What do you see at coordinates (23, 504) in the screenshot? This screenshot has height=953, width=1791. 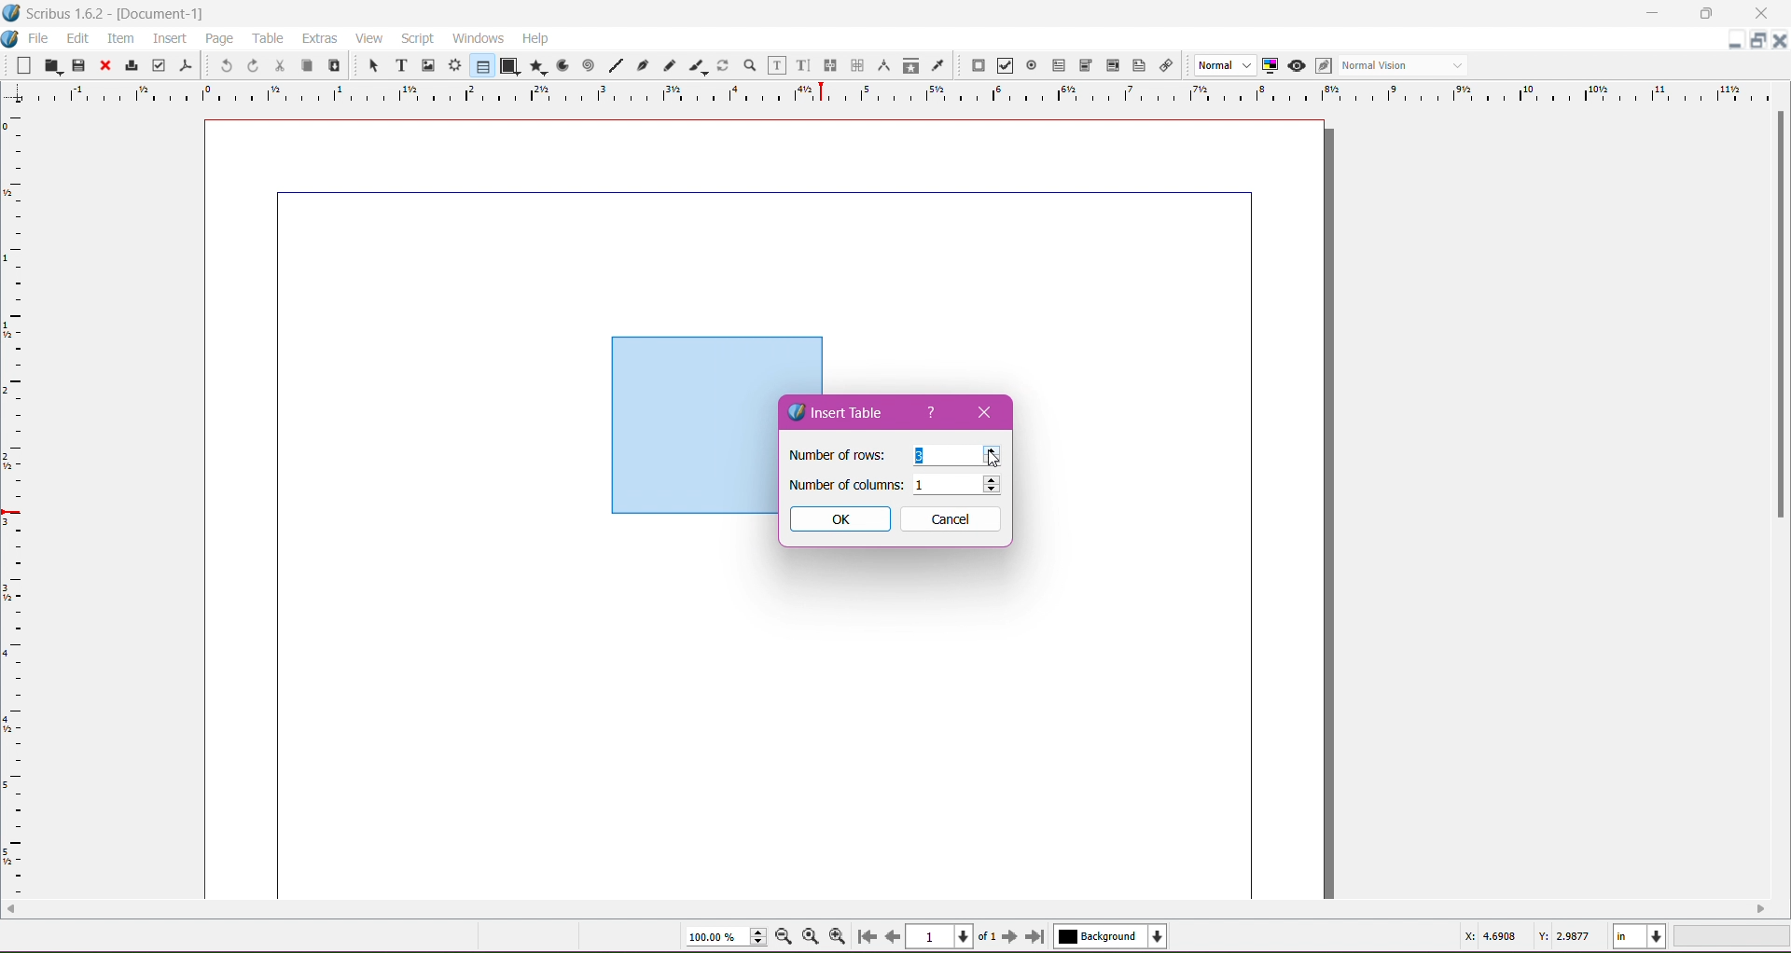 I see `Grid` at bounding box center [23, 504].